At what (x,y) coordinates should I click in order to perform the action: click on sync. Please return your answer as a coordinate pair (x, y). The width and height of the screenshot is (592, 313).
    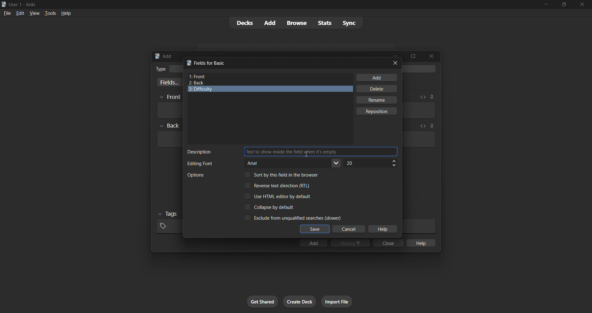
    Looking at the image, I should click on (349, 22).